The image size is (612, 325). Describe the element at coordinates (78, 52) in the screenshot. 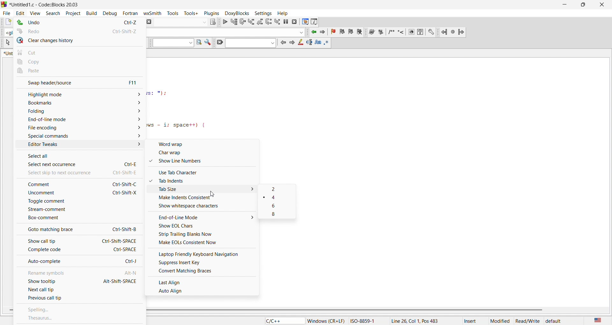

I see `cut` at that location.